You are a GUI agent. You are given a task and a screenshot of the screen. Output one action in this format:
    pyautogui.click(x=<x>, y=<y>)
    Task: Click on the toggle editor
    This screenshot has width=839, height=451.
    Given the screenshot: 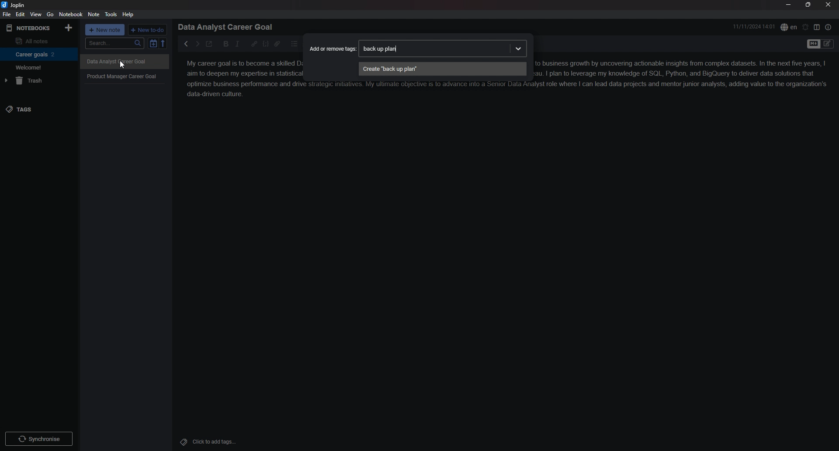 What is the action you would take?
    pyautogui.click(x=813, y=45)
    